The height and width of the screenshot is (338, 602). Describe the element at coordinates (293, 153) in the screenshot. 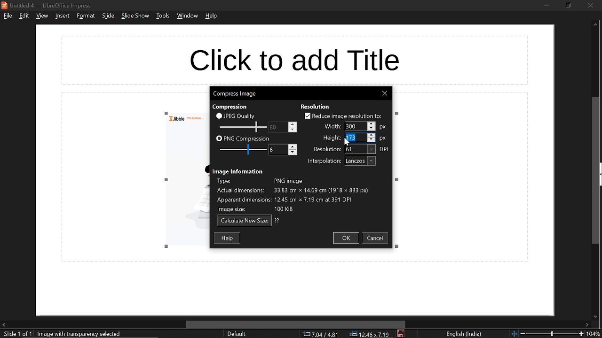

I see `Decrease ` at that location.